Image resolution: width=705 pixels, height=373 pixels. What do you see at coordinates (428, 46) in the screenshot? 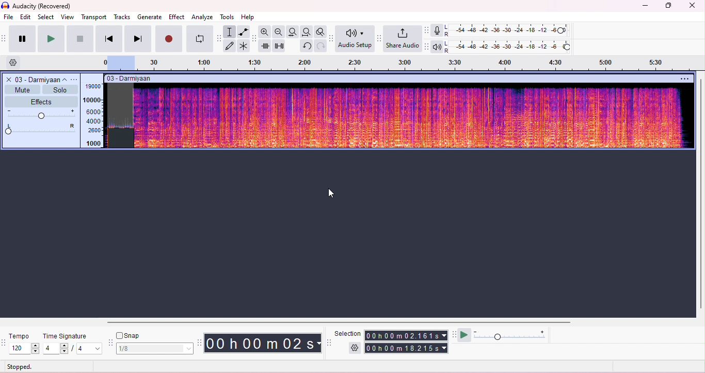
I see `playback meter toolbar` at bounding box center [428, 46].